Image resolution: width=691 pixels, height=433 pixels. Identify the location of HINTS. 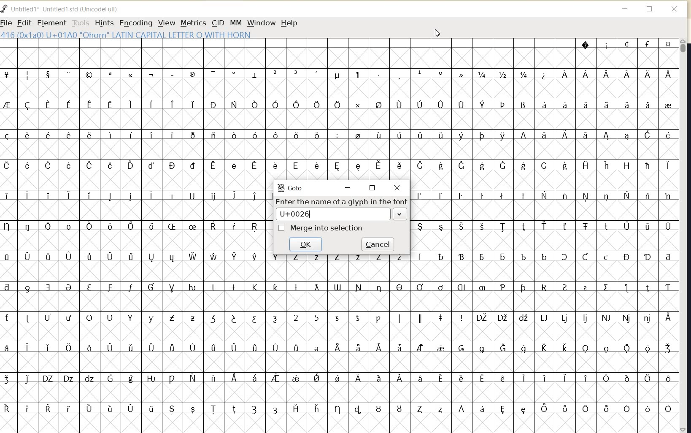
(104, 23).